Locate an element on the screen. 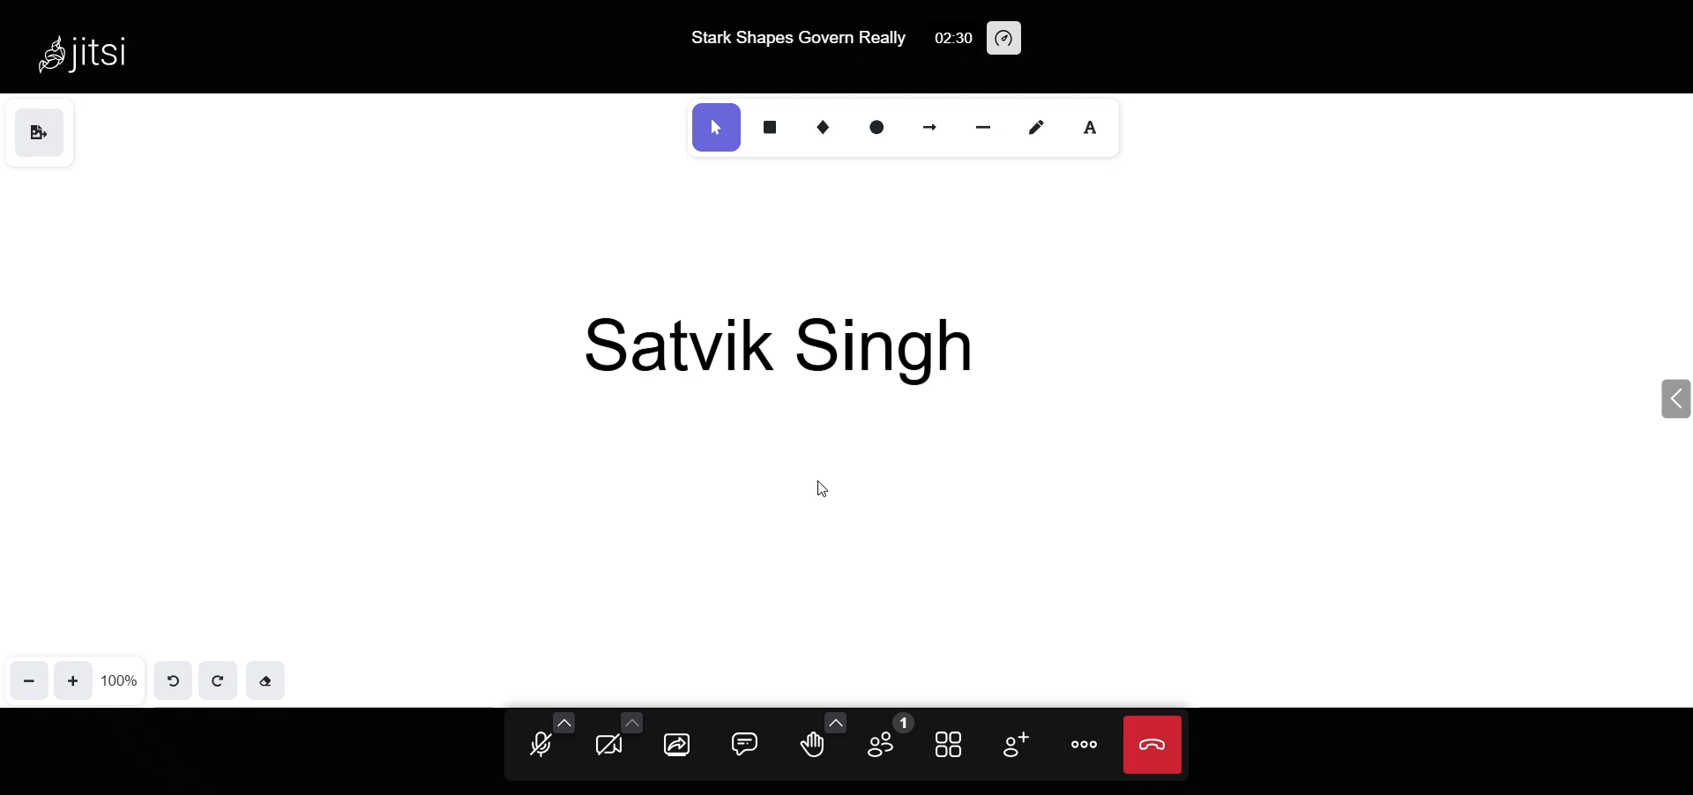 The height and width of the screenshot is (795, 1693). text is located at coordinates (1091, 130).